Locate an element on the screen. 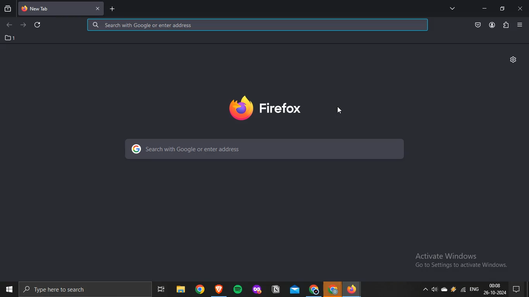 The height and width of the screenshot is (297, 529). pointer cursor is located at coordinates (343, 112).